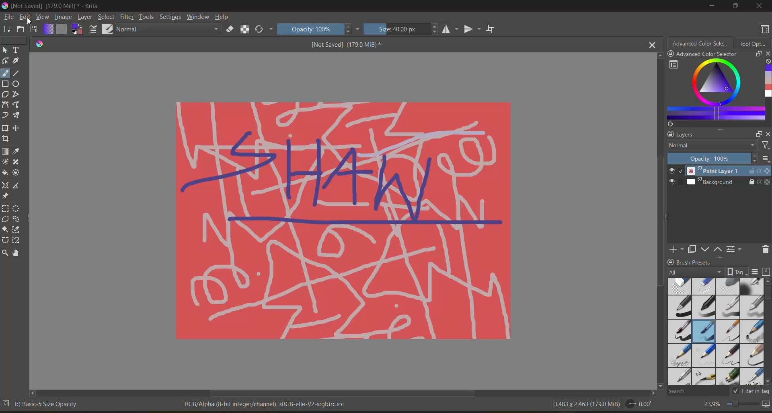 Image resolution: width=772 pixels, height=413 pixels. What do you see at coordinates (735, 249) in the screenshot?
I see `view or change layer` at bounding box center [735, 249].